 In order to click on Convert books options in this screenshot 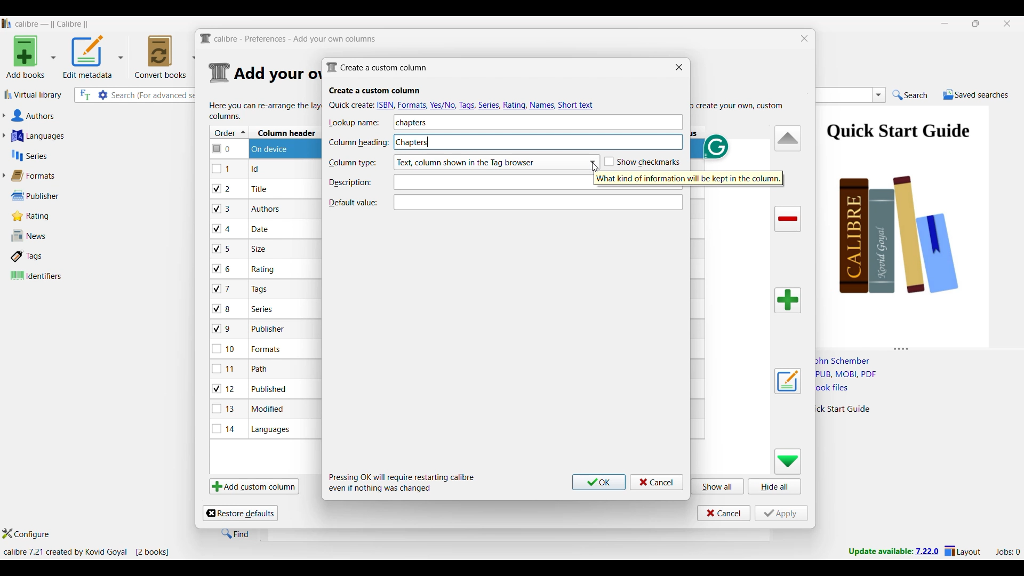, I will do `click(165, 57)`.